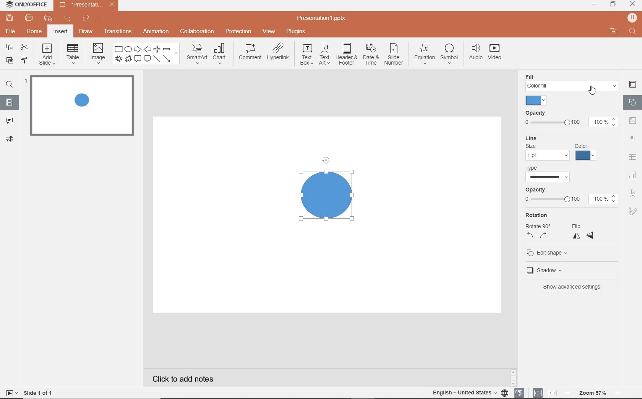 This screenshot has width=642, height=399. I want to click on slide 1 of 1, so click(39, 392).